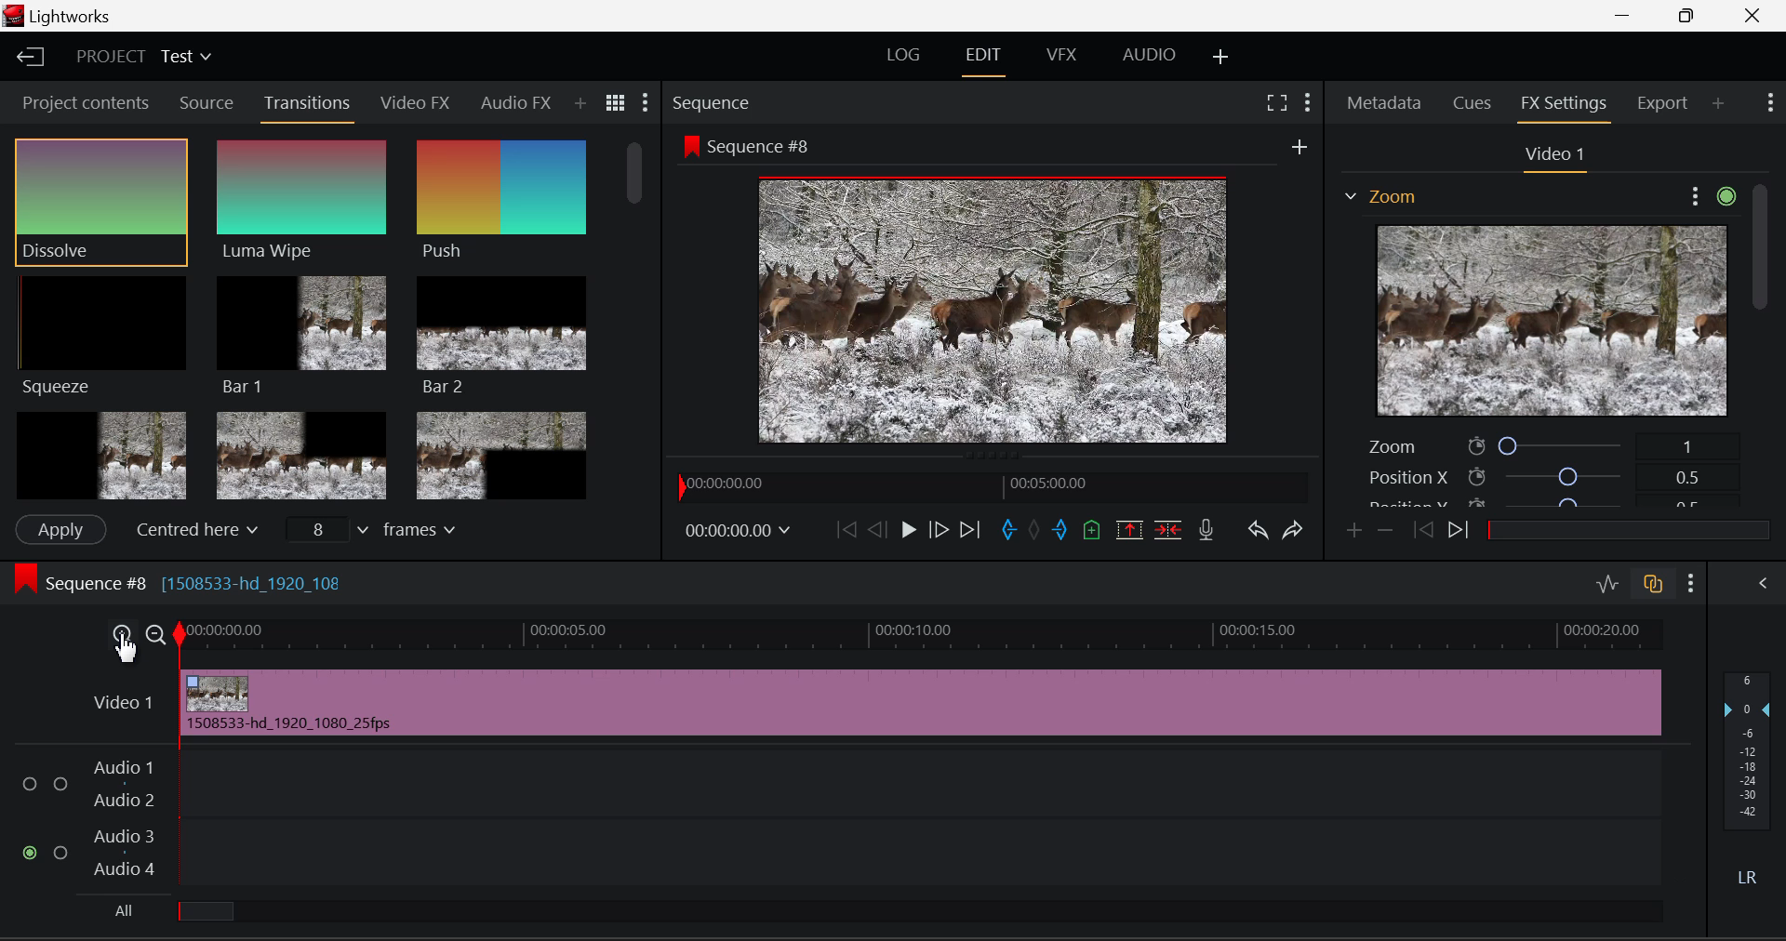  I want to click on Centered here, so click(201, 525).